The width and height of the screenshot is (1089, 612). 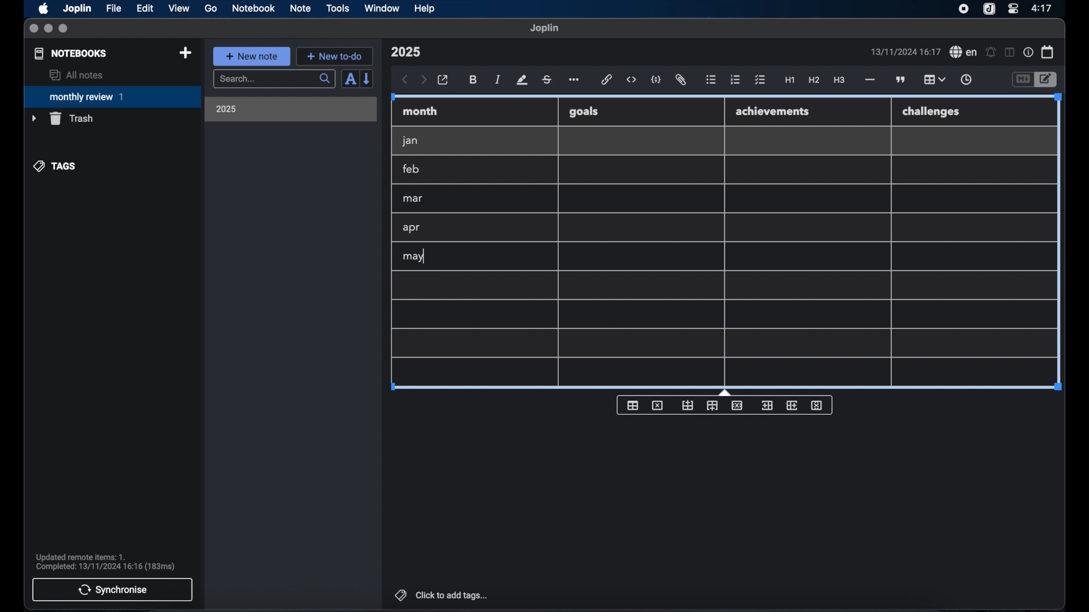 I want to click on screen recorder icon, so click(x=964, y=9).